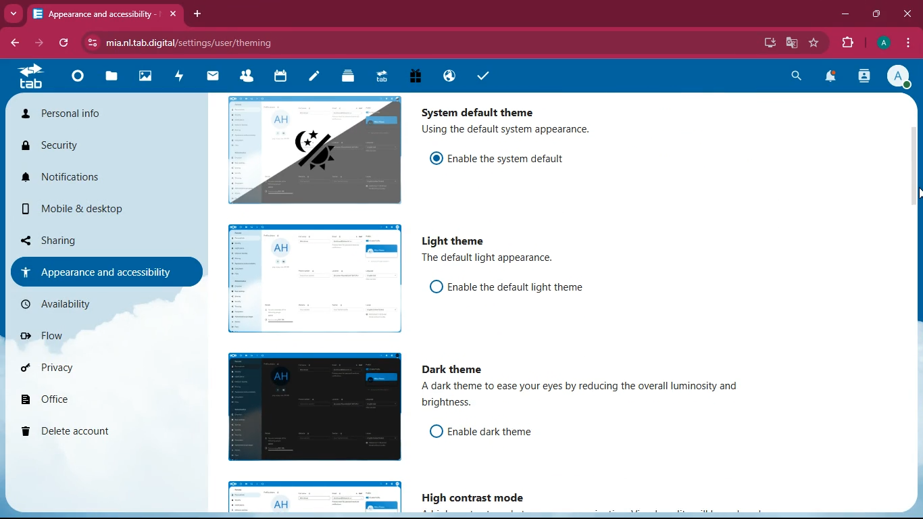 The image size is (923, 519). What do you see at coordinates (505, 432) in the screenshot?
I see `enable` at bounding box center [505, 432].